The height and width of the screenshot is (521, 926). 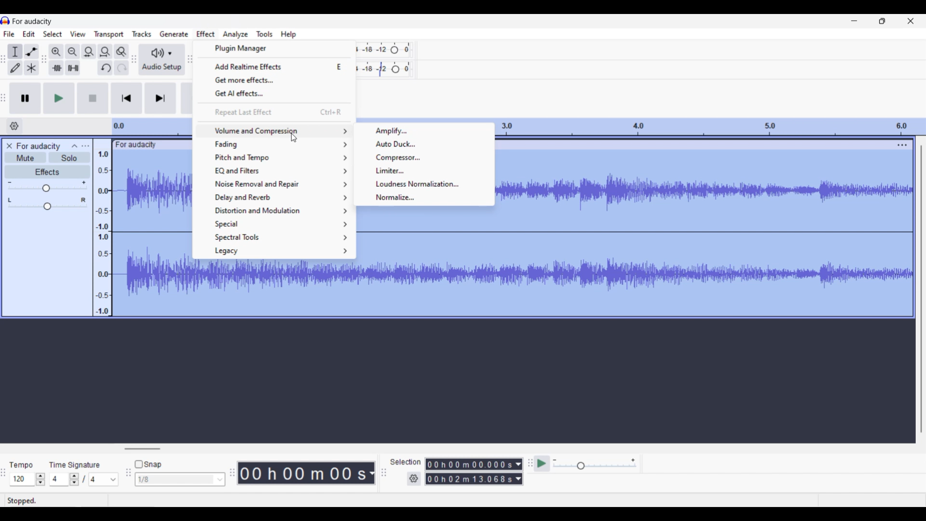 I want to click on Zoom in, so click(x=56, y=52).